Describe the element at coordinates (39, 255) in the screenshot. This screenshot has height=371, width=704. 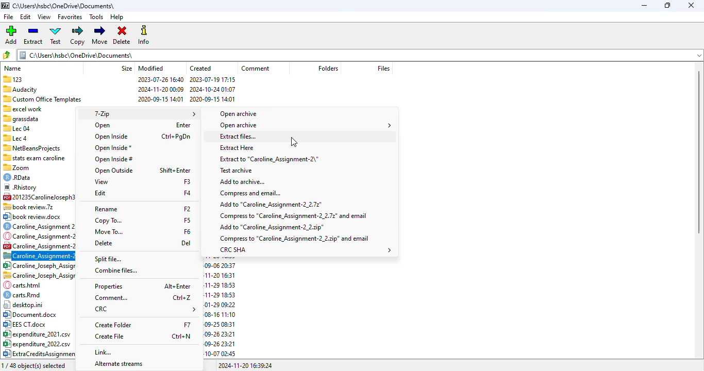
I see ` Caroline Assignment-2.... 181192 2024-11-20 16:39 2024-11-20 16:39` at that location.